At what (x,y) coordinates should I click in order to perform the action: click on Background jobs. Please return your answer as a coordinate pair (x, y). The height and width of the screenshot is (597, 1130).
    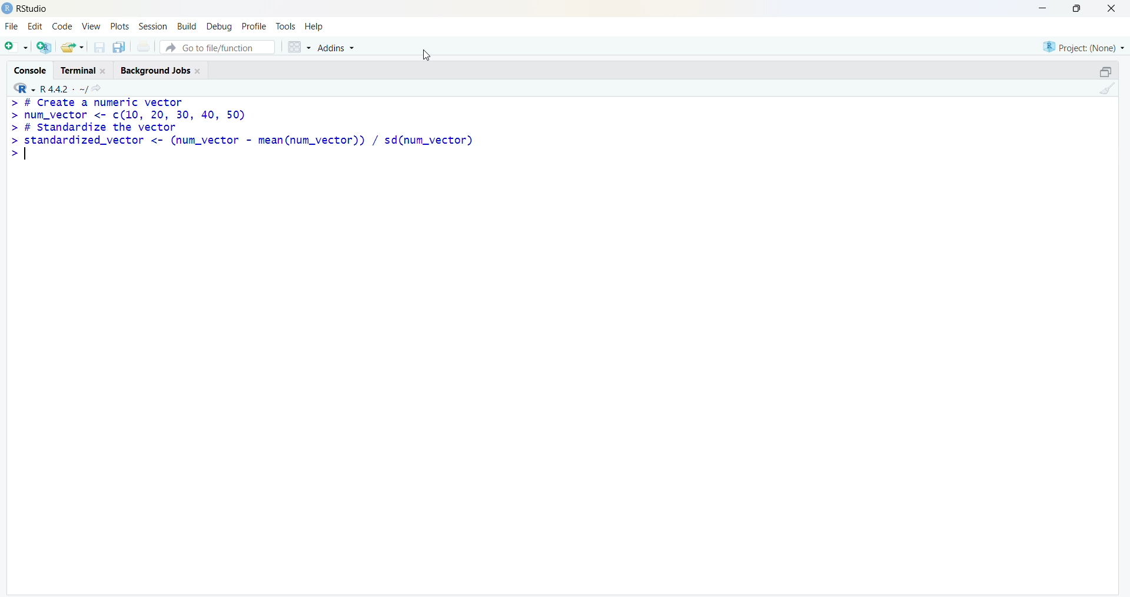
    Looking at the image, I should click on (155, 71).